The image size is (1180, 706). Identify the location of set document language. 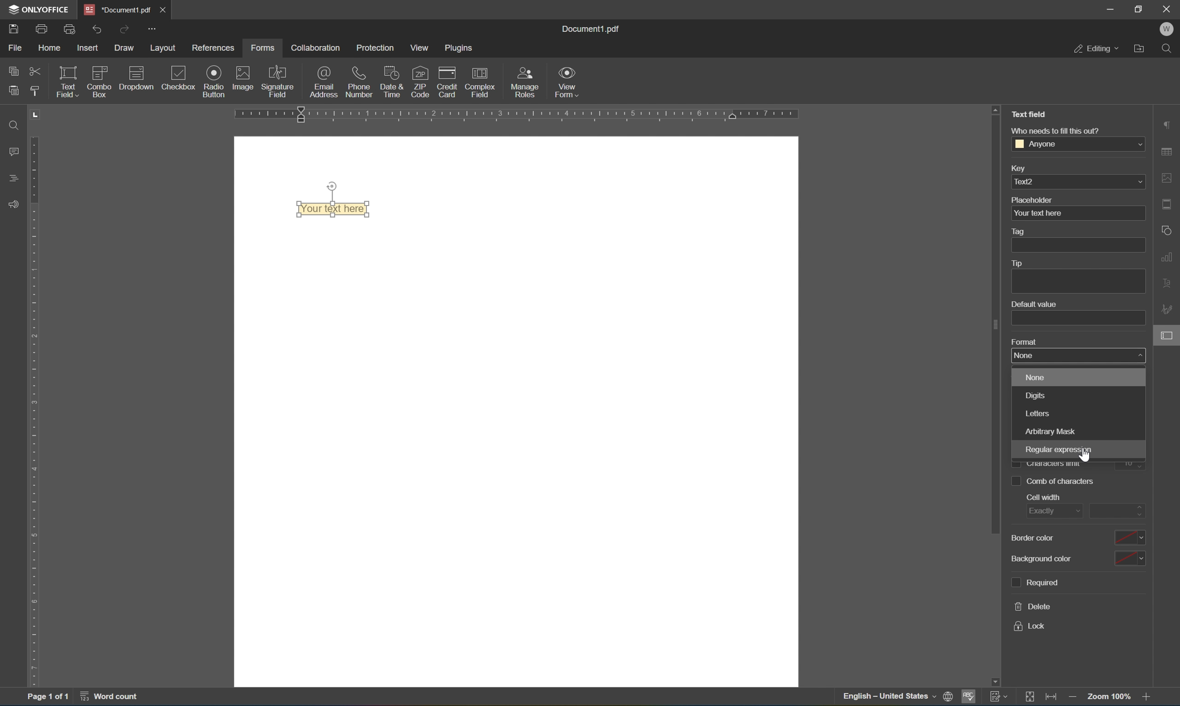
(897, 698).